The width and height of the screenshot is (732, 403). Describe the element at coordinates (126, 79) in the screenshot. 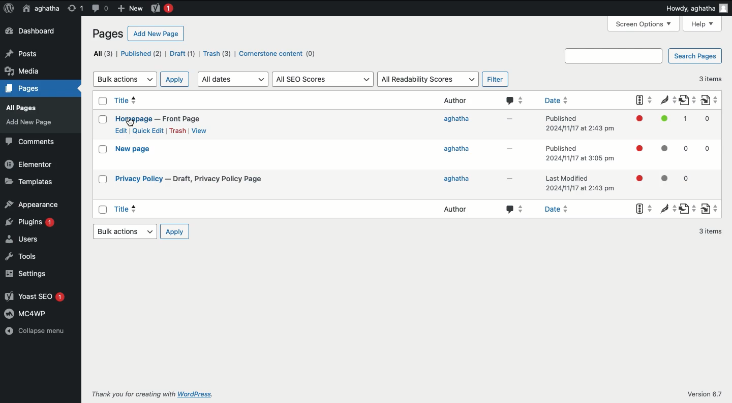

I see `Bulk actions` at that location.